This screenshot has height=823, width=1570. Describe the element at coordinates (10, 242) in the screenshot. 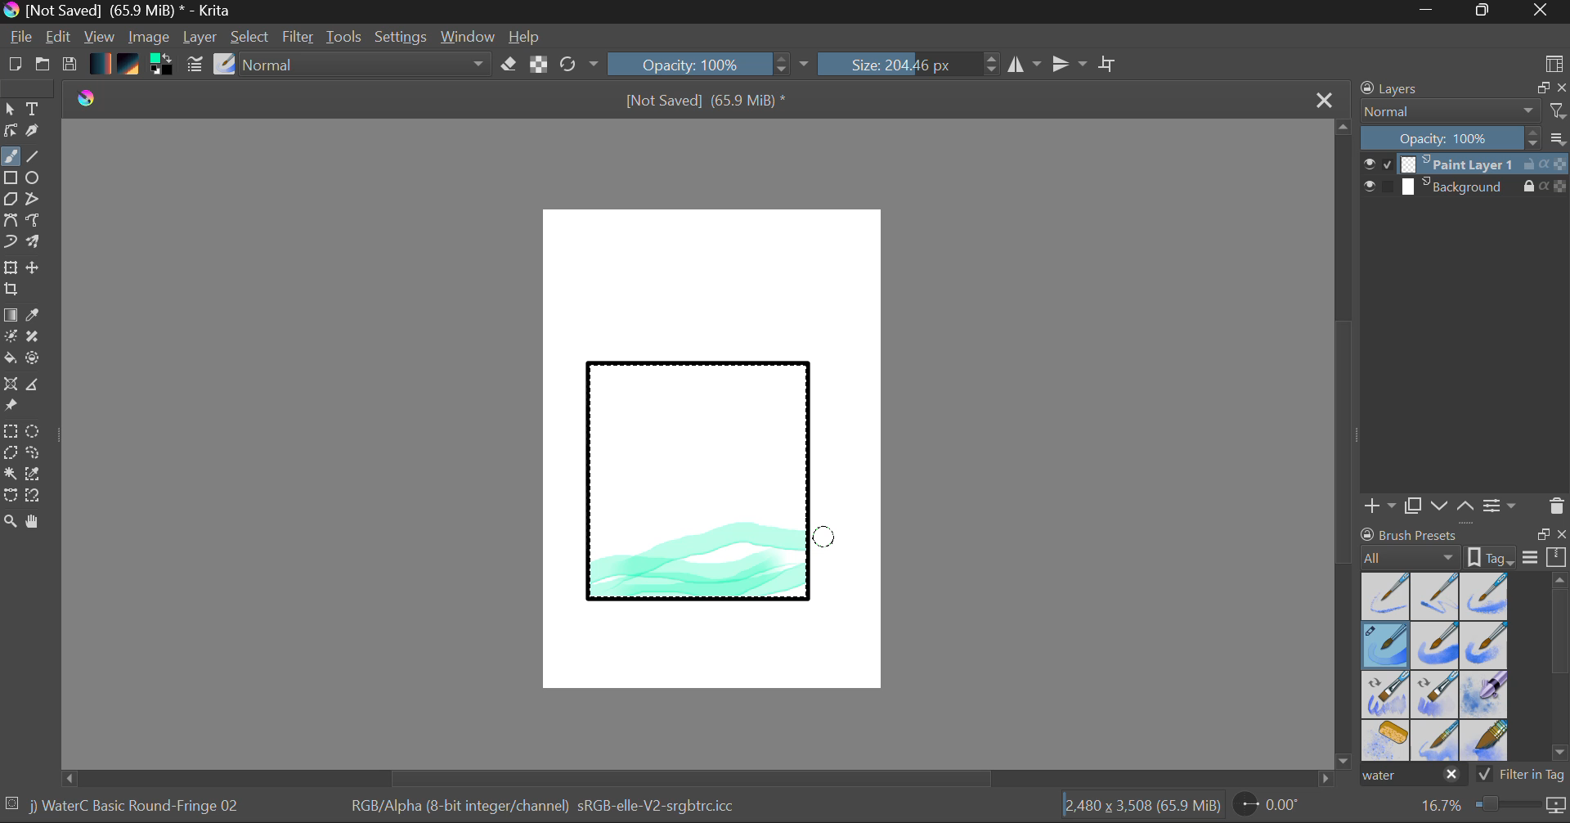

I see `Dynamic Brush` at that location.